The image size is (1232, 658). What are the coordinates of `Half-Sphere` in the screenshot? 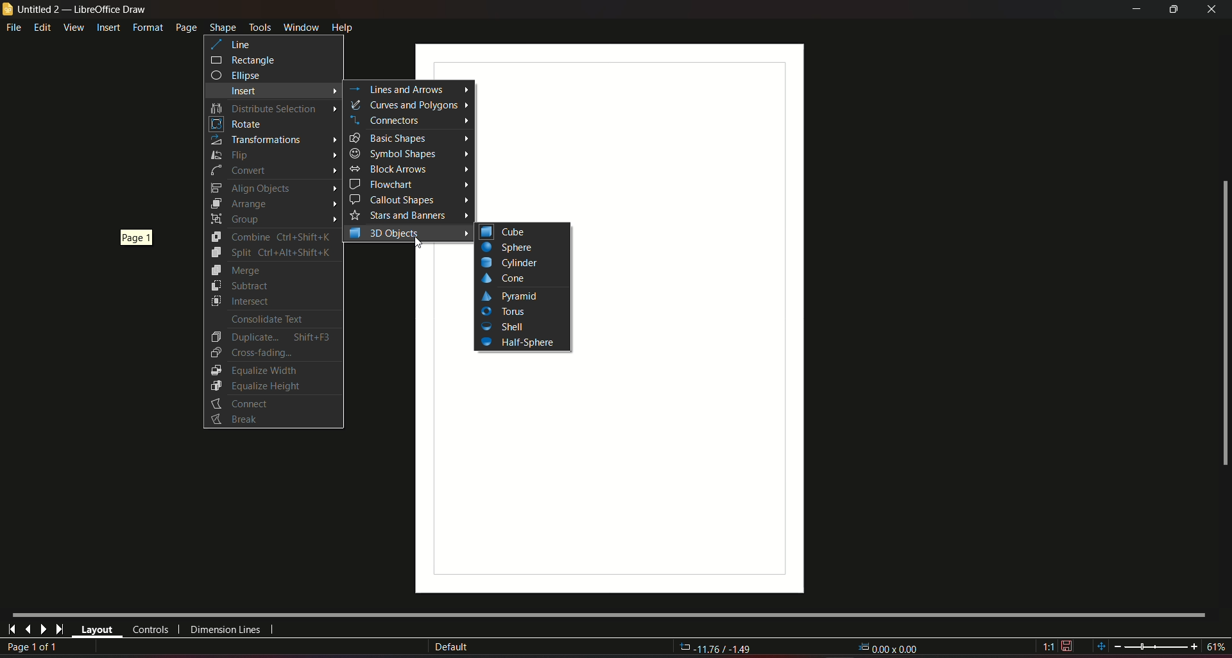 It's located at (518, 342).